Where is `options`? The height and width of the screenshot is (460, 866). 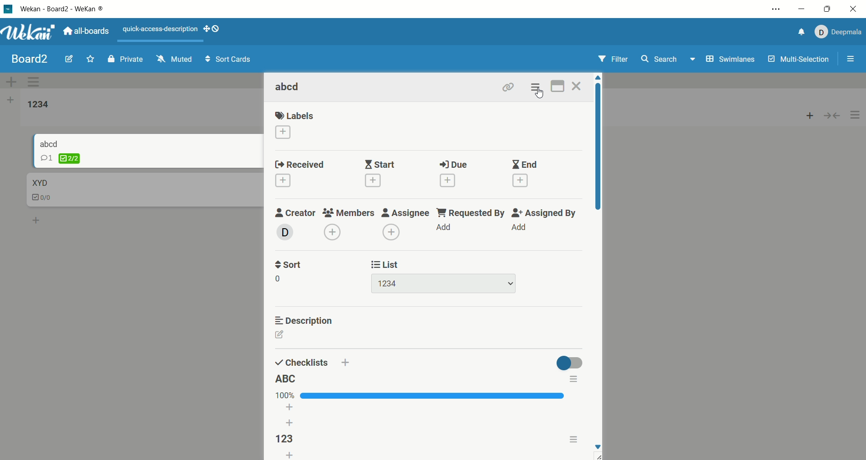
options is located at coordinates (851, 56).